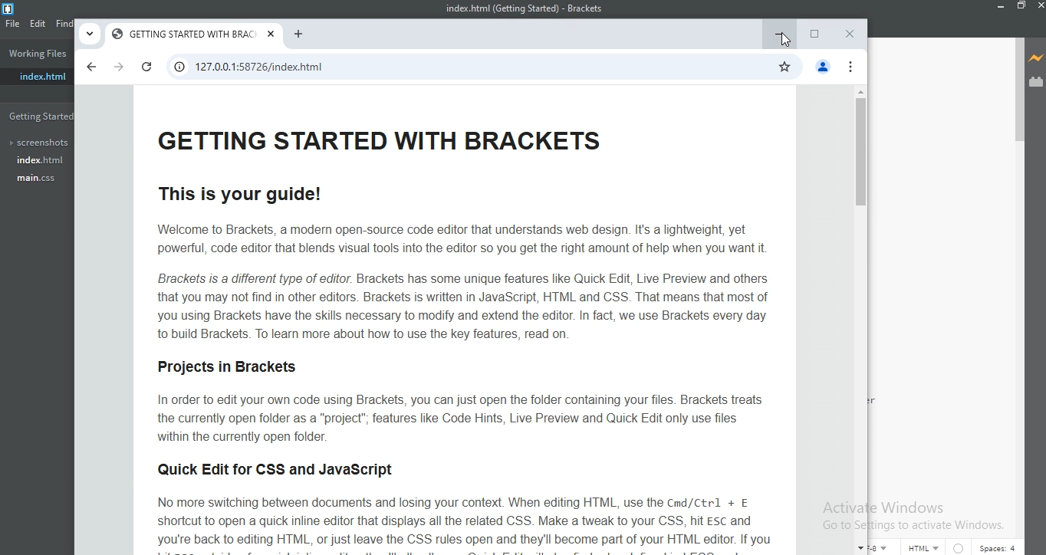  Describe the element at coordinates (823, 68) in the screenshot. I see `profile` at that location.